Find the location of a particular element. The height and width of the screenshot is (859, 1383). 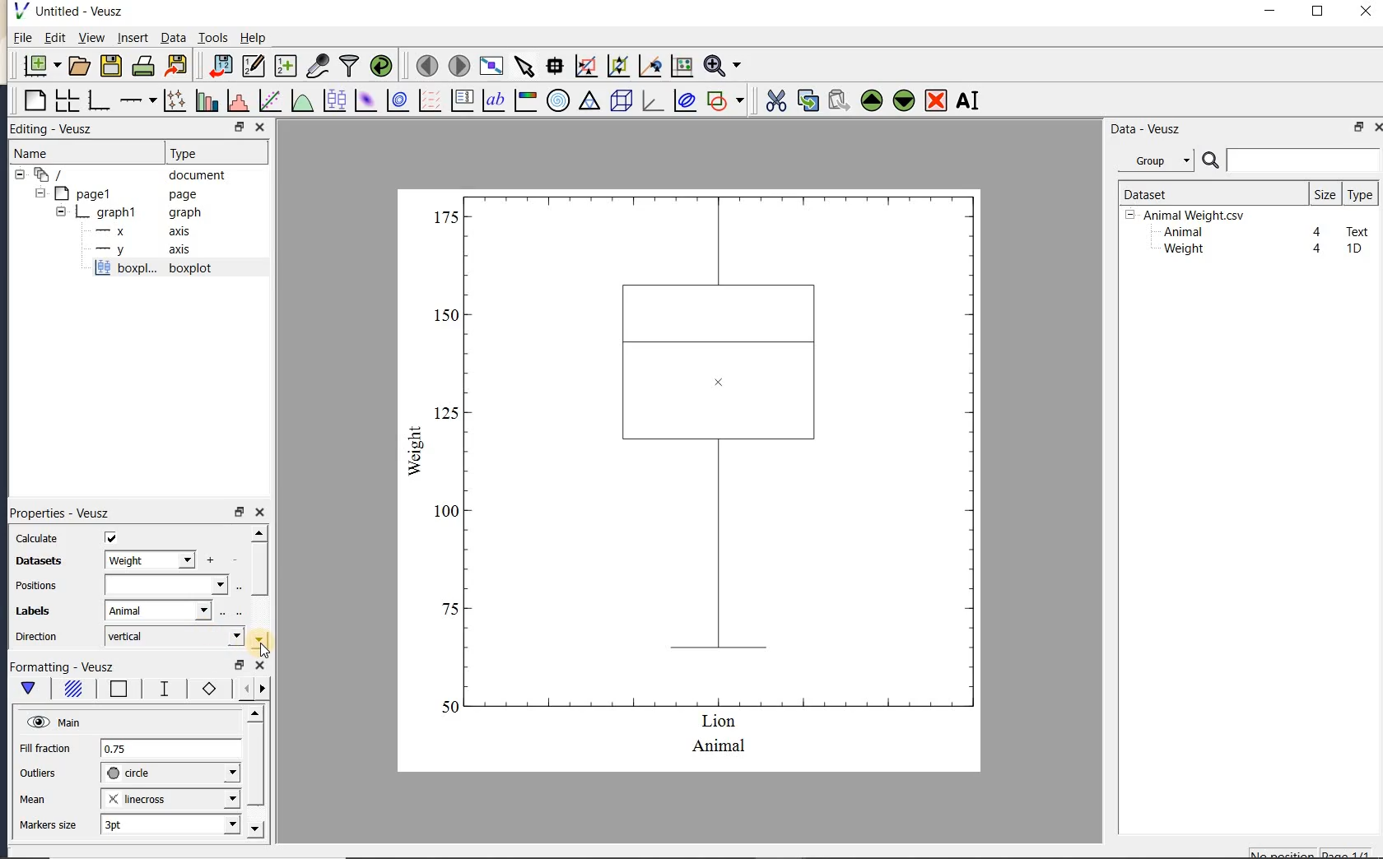

insert is located at coordinates (133, 37).